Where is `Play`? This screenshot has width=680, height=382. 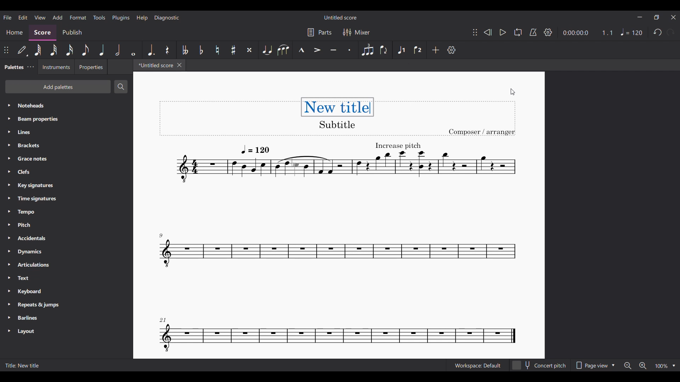
Play is located at coordinates (503, 32).